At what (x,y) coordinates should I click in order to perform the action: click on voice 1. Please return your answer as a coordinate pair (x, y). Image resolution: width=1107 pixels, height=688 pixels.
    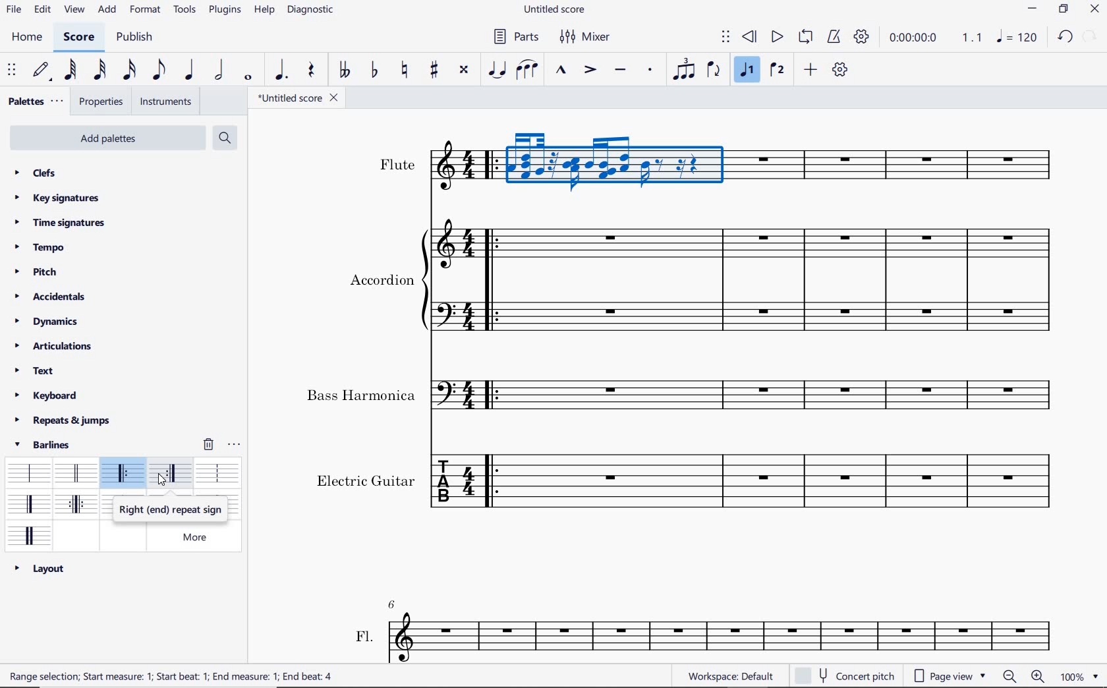
    Looking at the image, I should click on (748, 72).